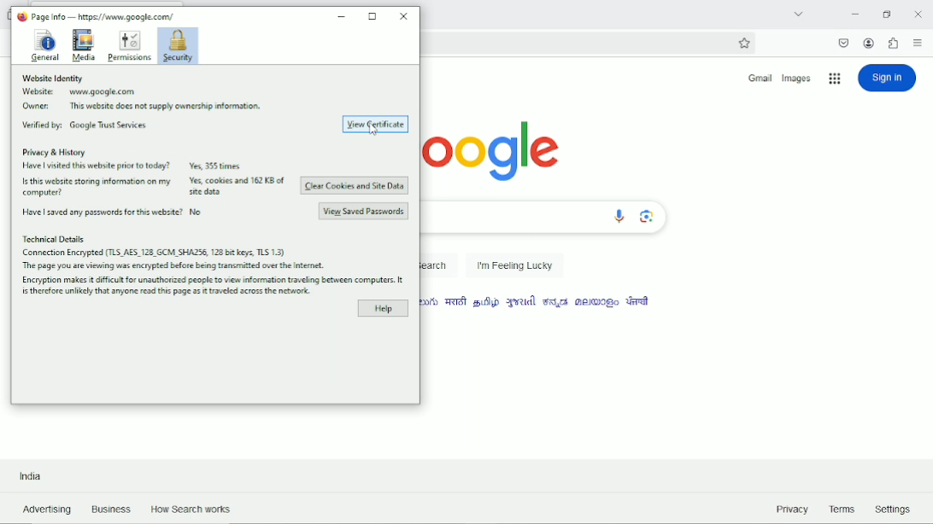 The height and width of the screenshot is (524, 933). Describe the element at coordinates (103, 93) in the screenshot. I see `www.google.com` at that location.